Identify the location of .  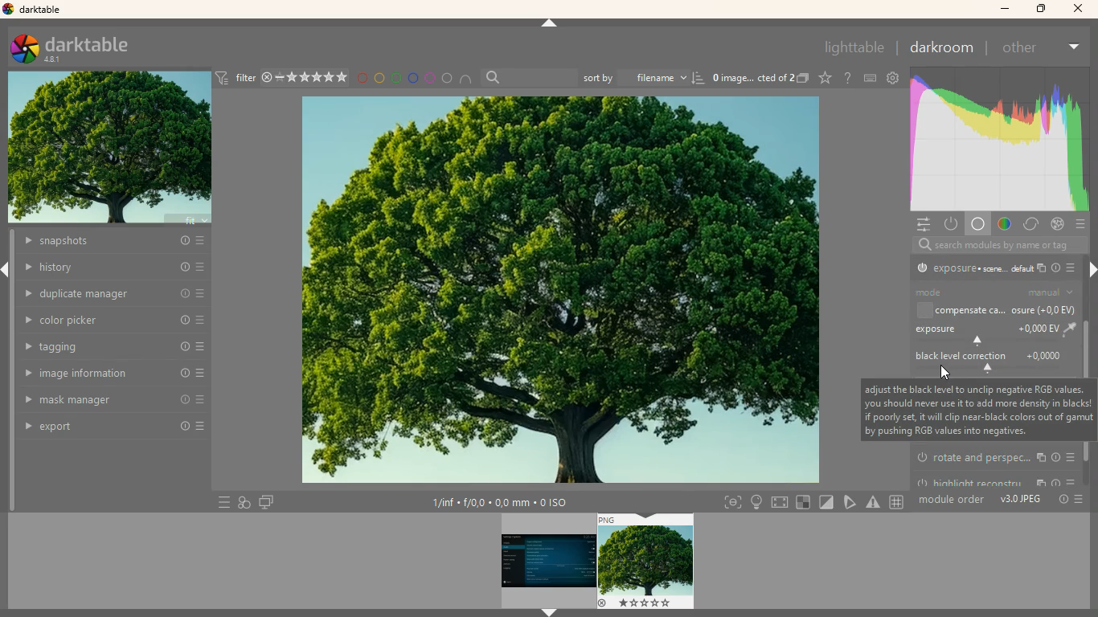
(110, 239).